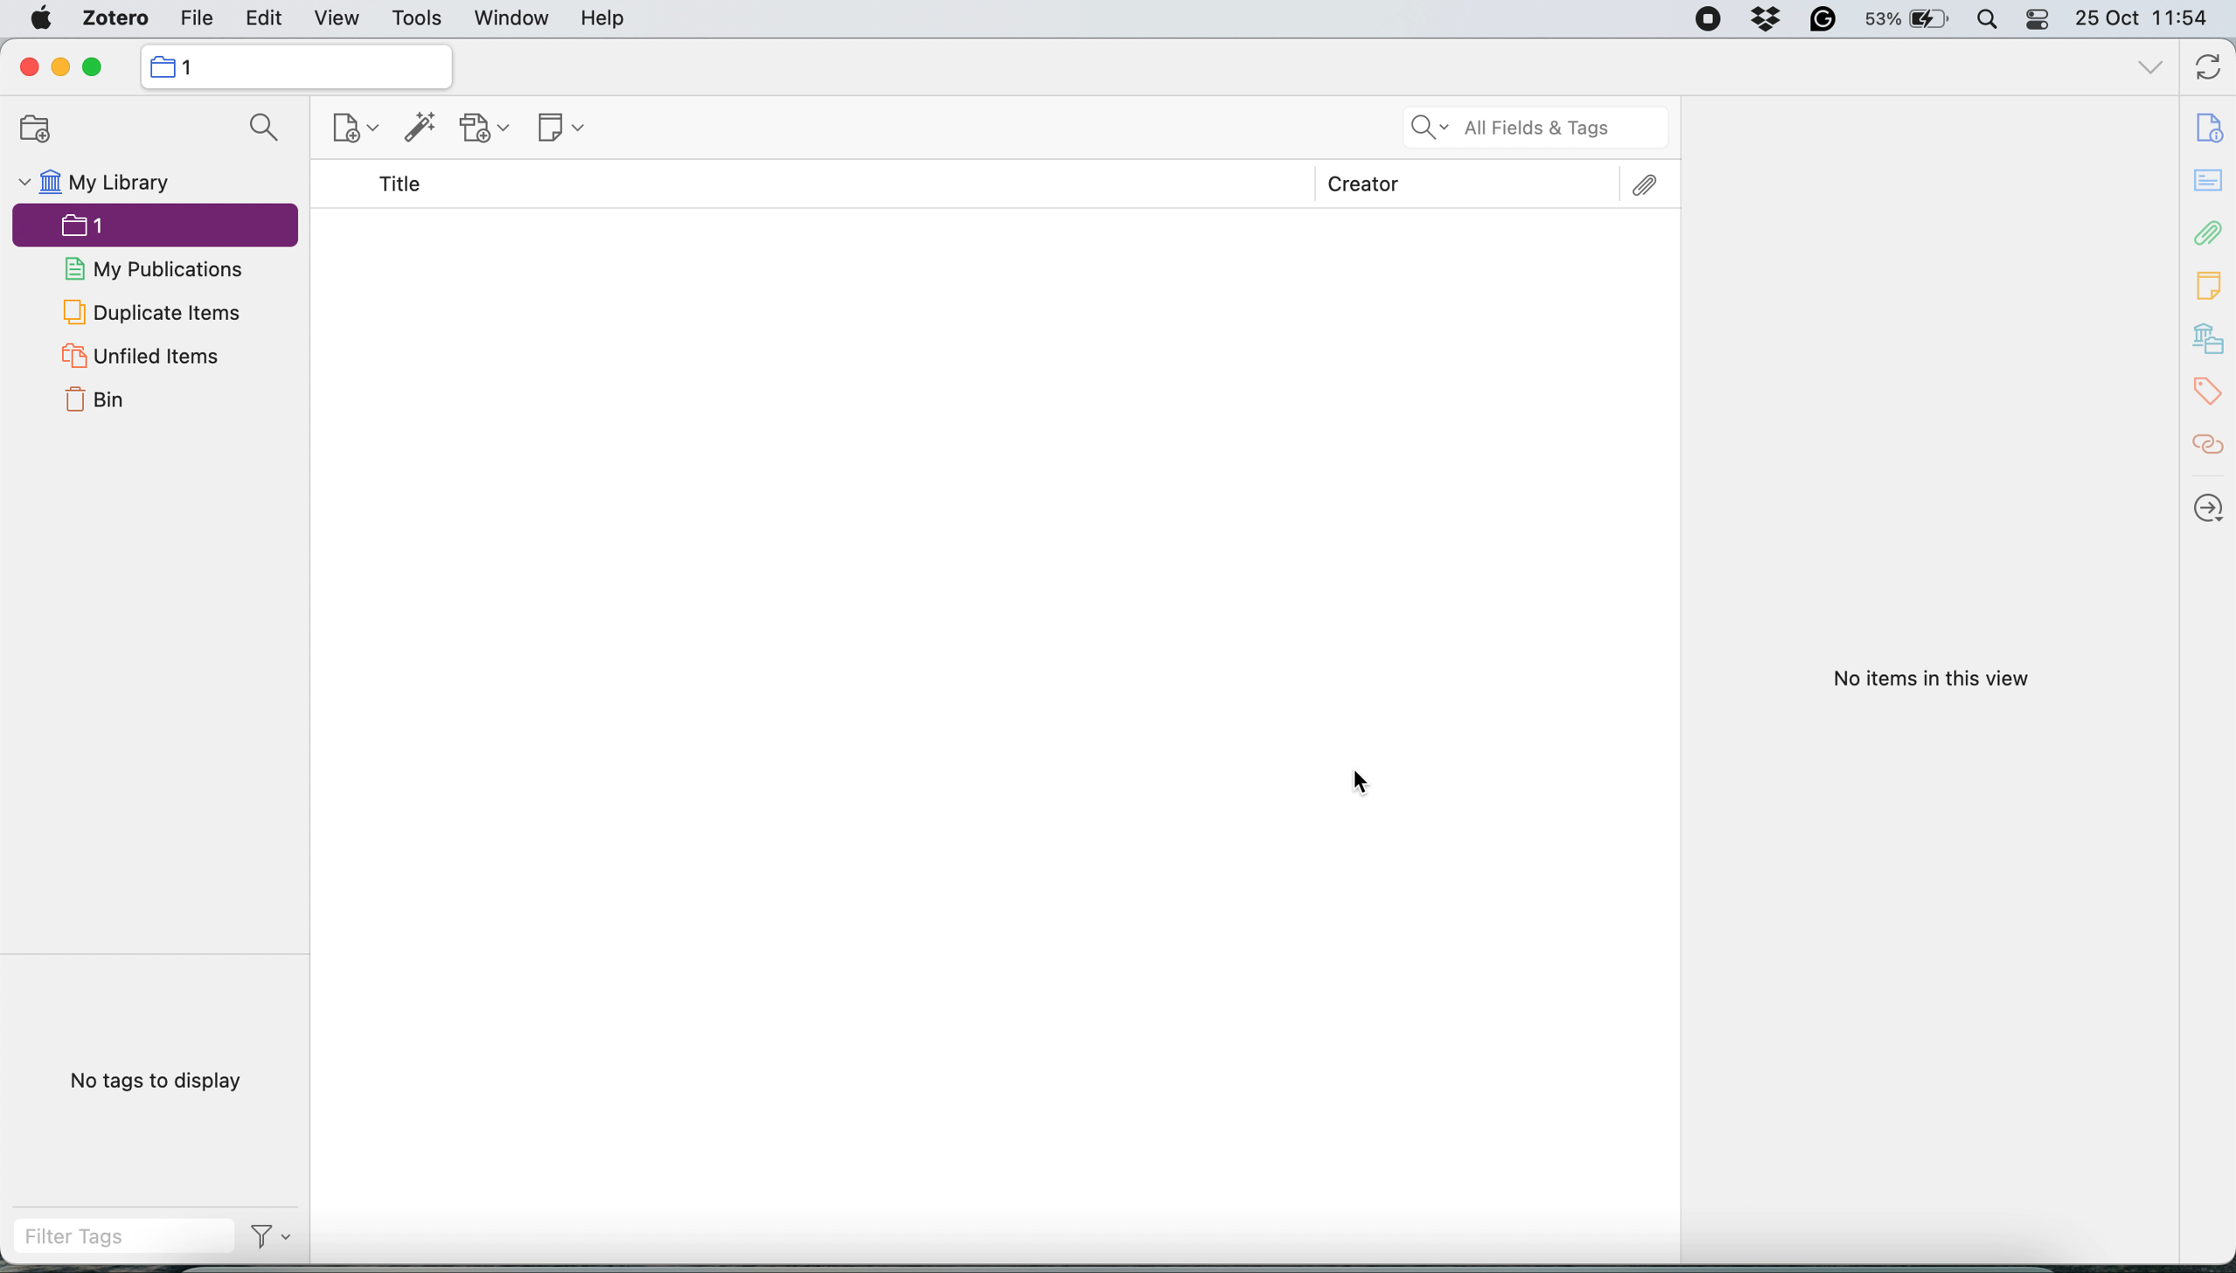  I want to click on system logo, so click(38, 18).